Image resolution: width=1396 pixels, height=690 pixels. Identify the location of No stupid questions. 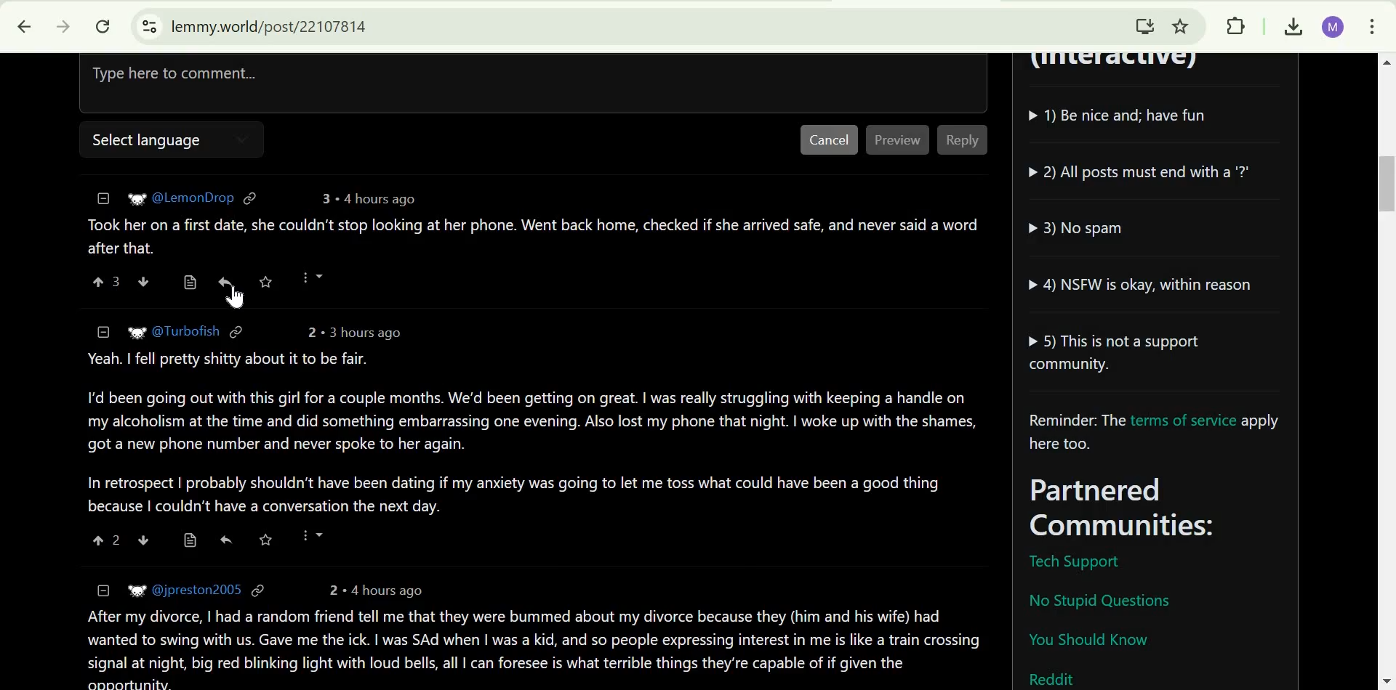
(1104, 600).